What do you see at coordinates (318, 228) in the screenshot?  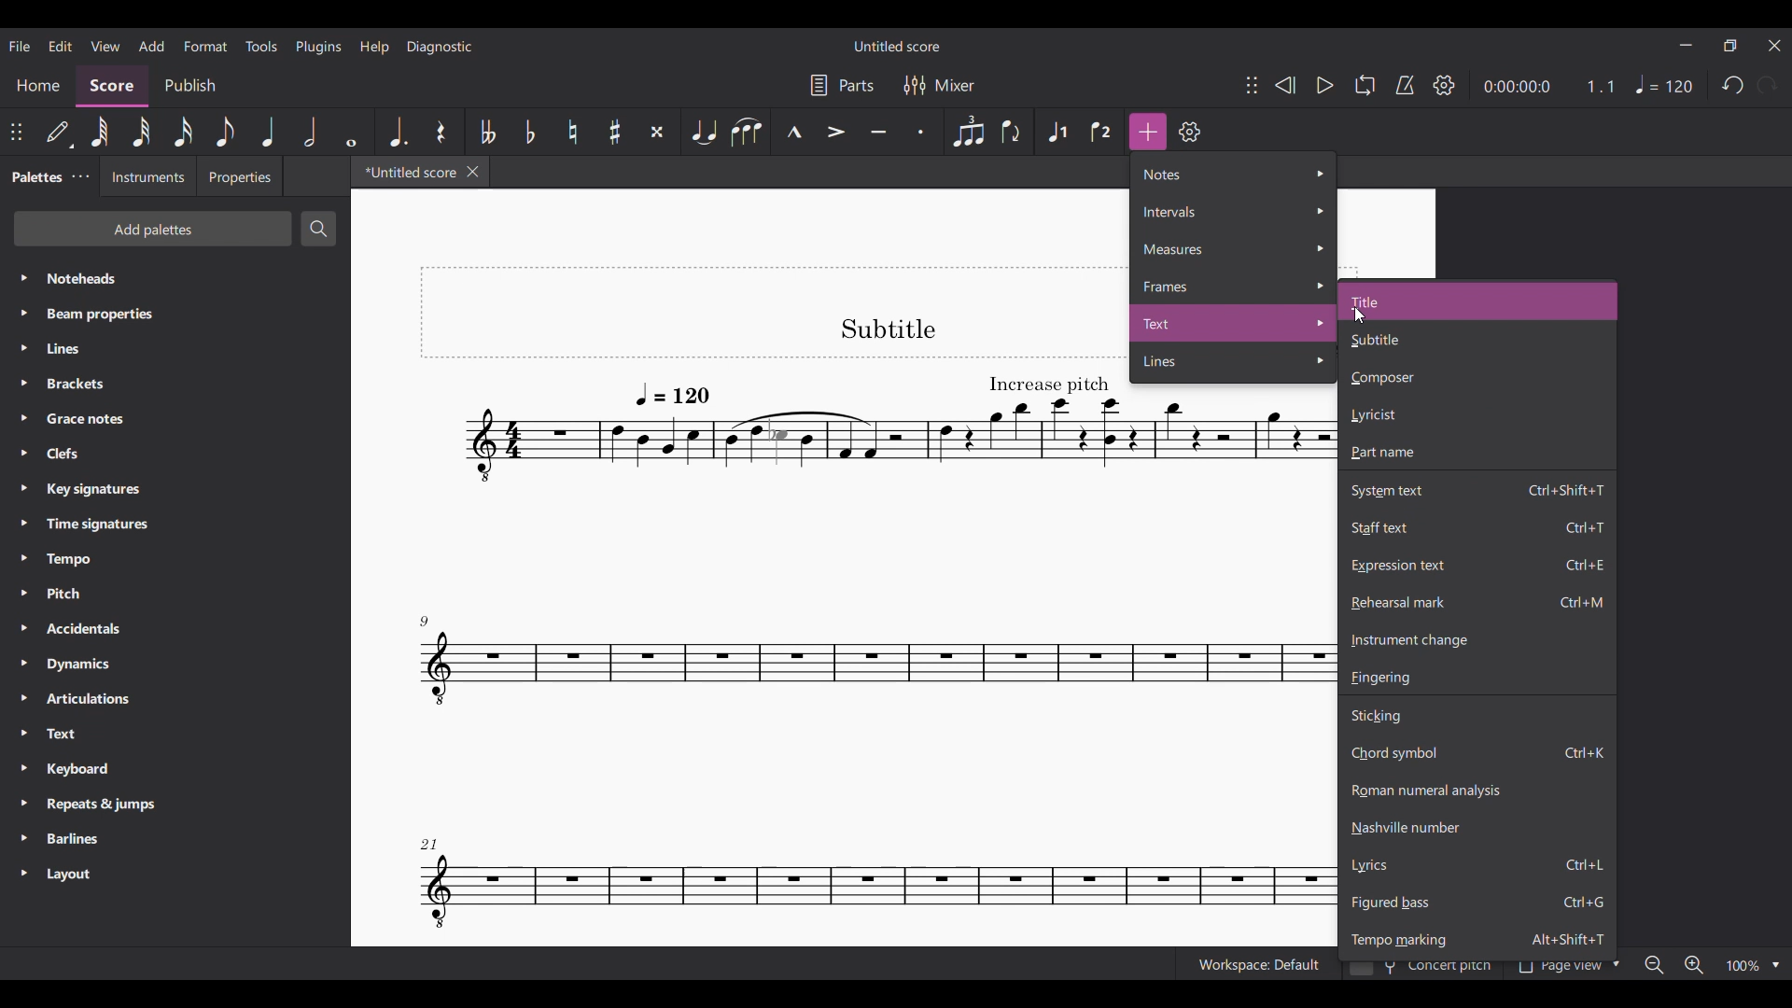 I see `Search` at bounding box center [318, 228].